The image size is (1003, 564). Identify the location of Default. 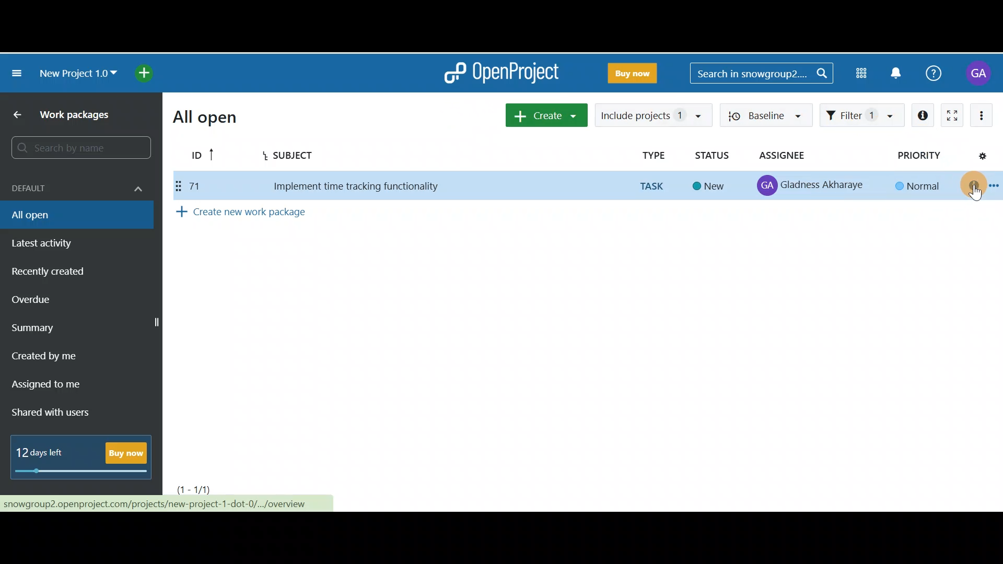
(75, 188).